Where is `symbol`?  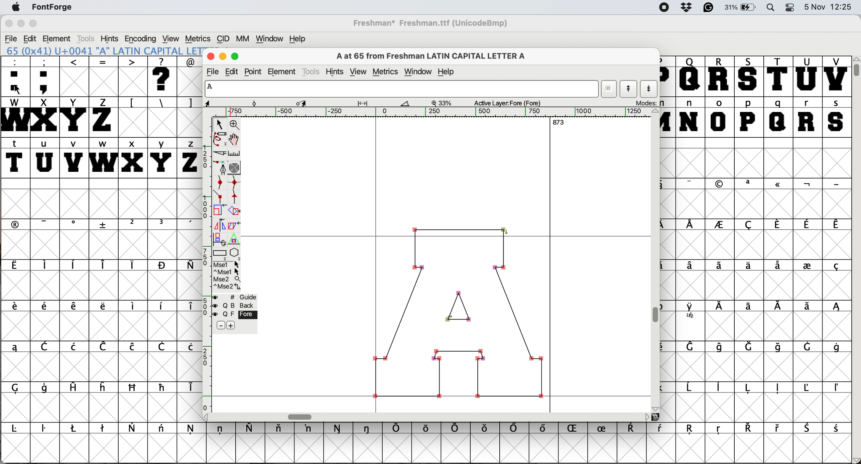 symbol is located at coordinates (837, 347).